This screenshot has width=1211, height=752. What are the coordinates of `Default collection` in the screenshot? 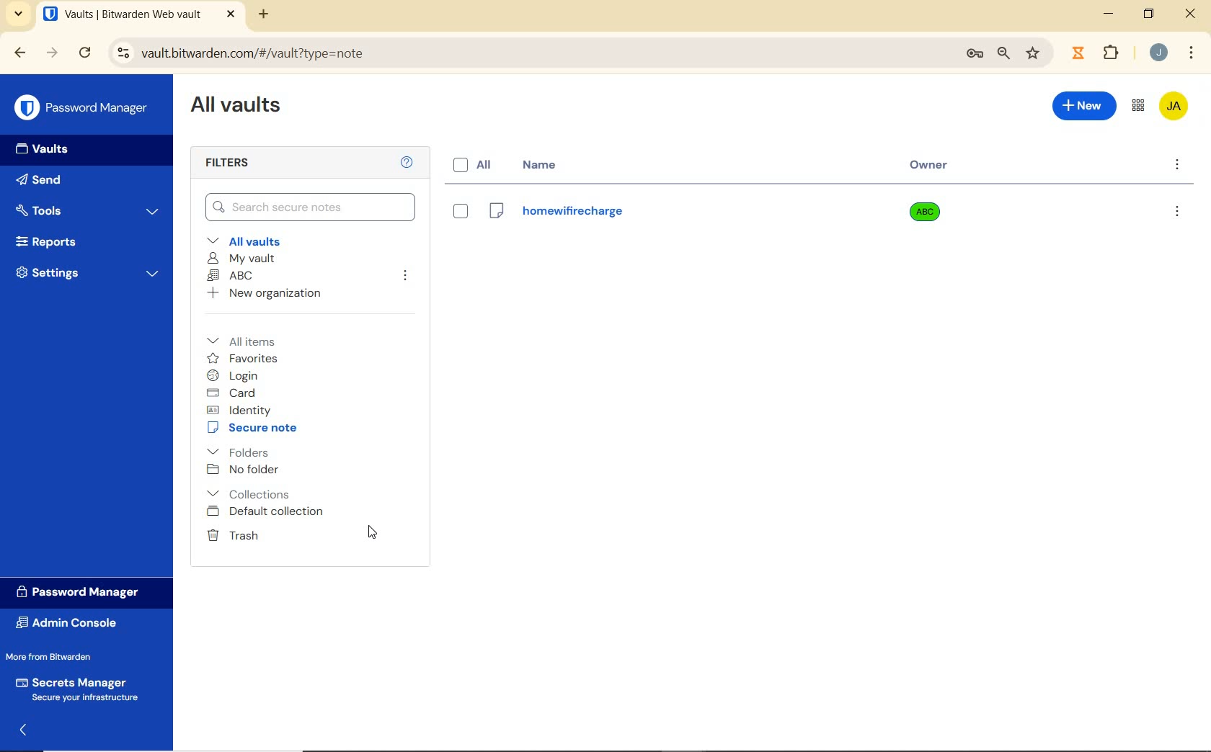 It's located at (267, 512).